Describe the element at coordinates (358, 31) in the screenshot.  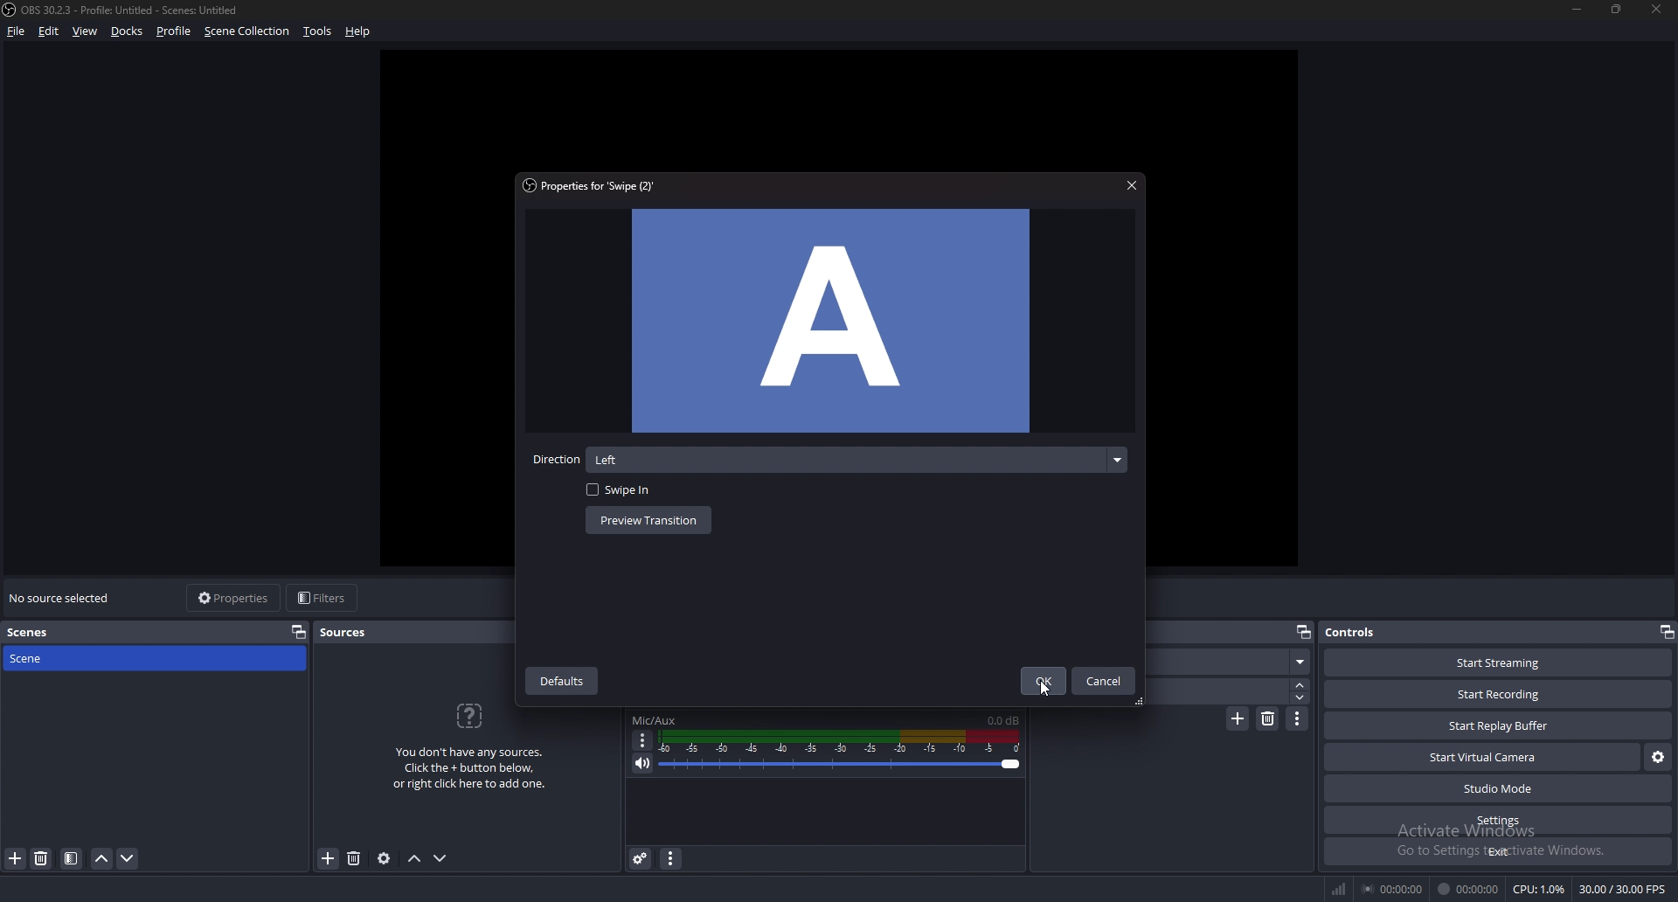
I see `help` at that location.